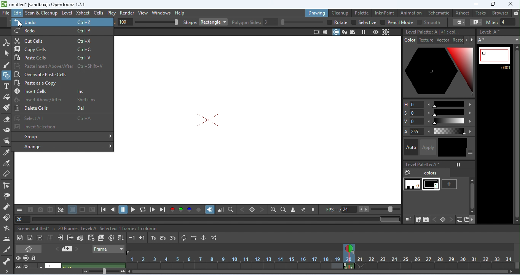 Image resolution: width=520 pixels, height=275 pixels. What do you see at coordinates (93, 265) in the screenshot?
I see `click to select column` at bounding box center [93, 265].